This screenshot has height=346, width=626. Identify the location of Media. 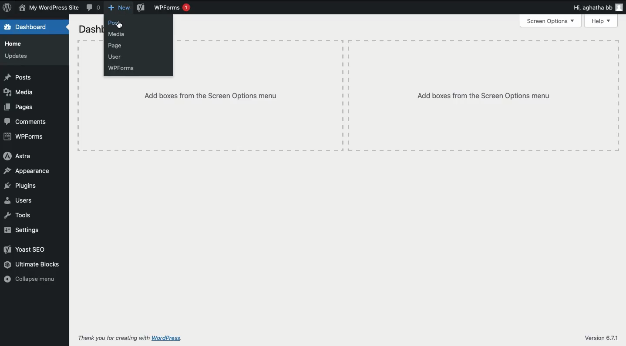
(20, 92).